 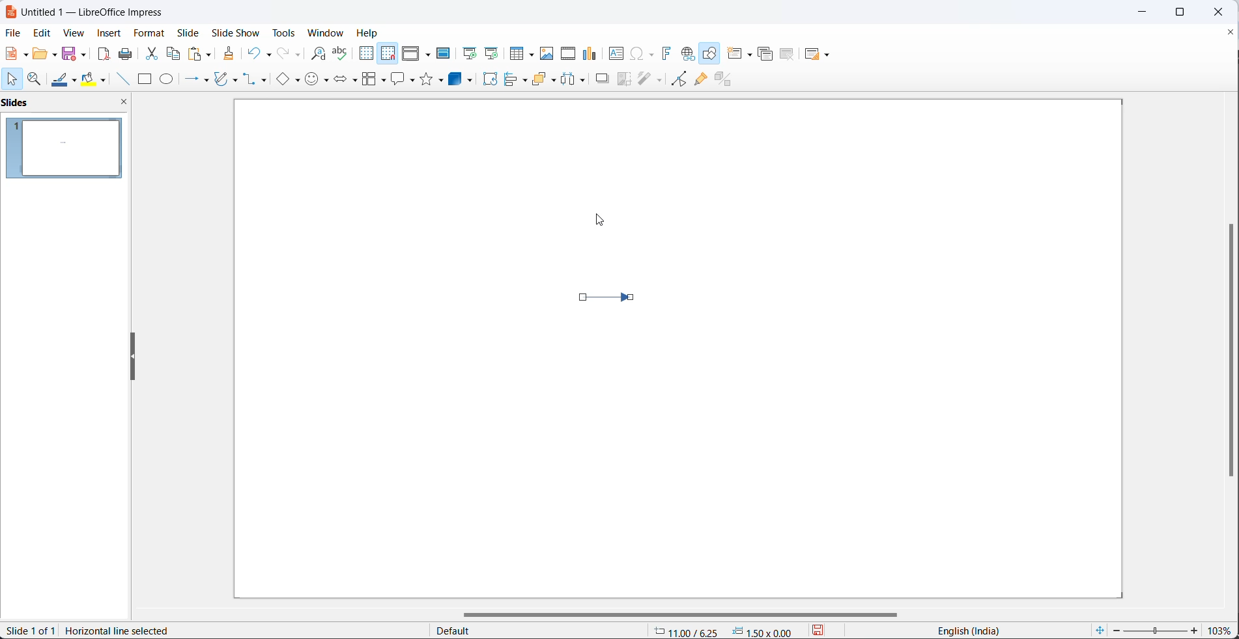 I want to click on paste options, so click(x=200, y=54).